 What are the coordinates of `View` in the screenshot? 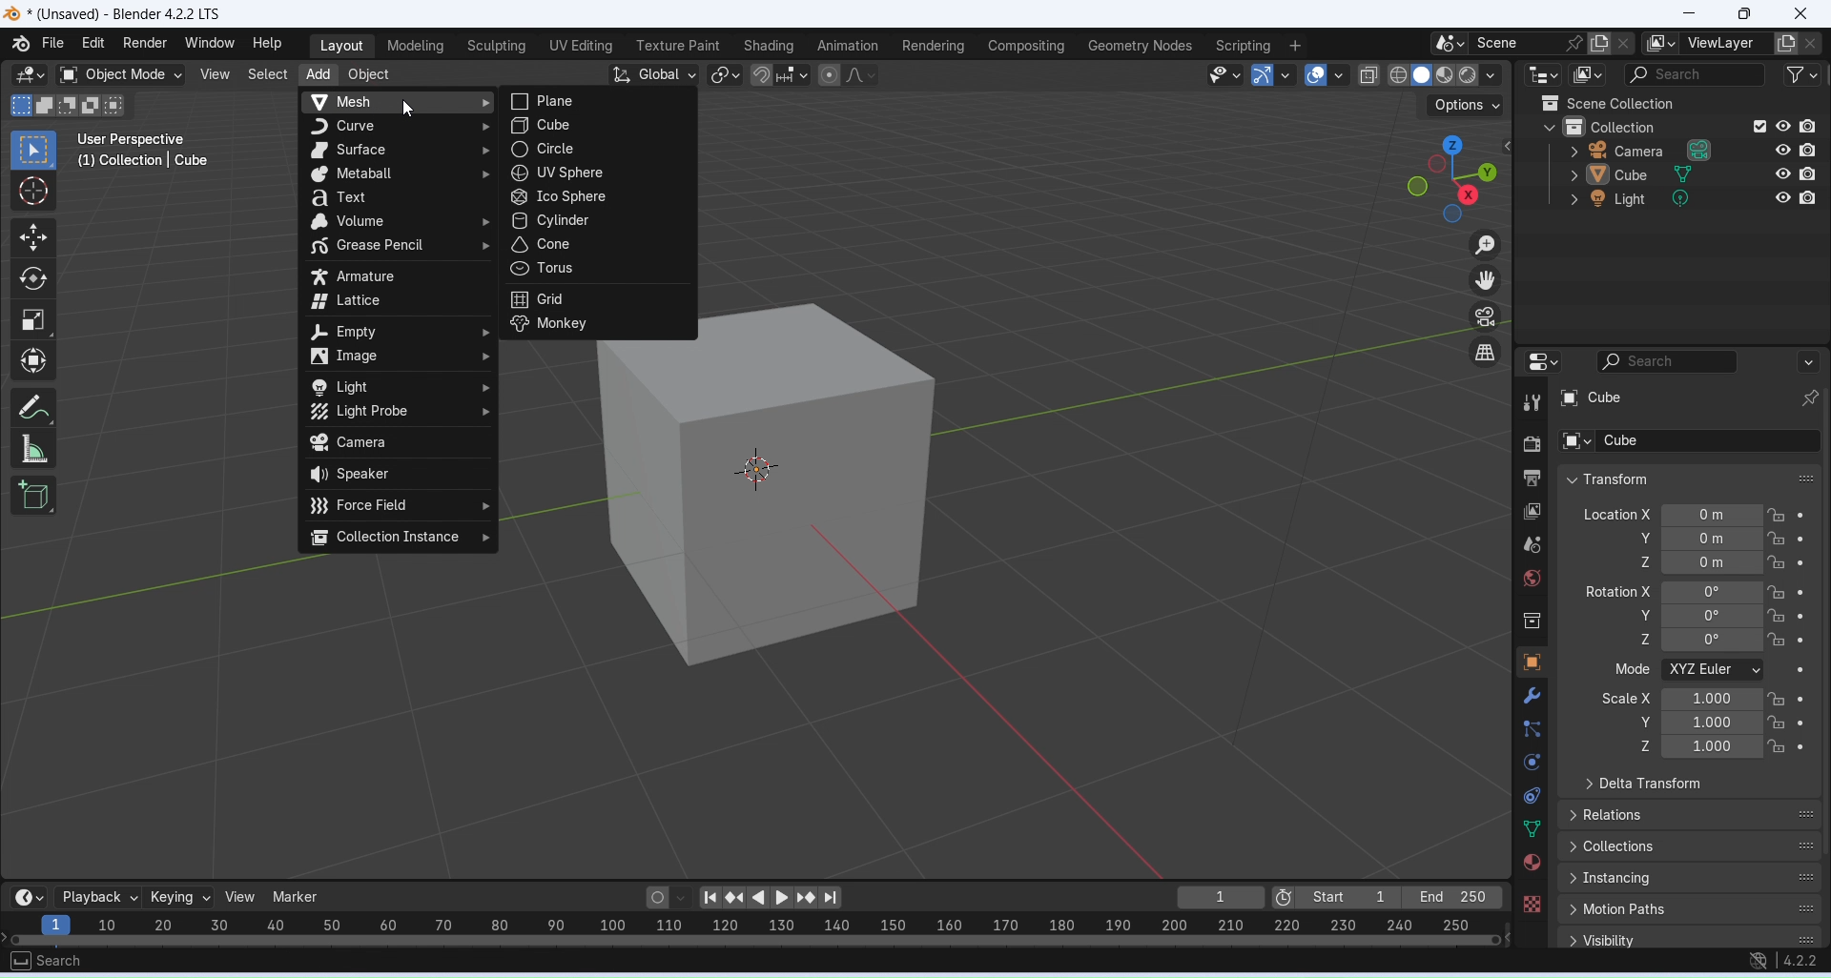 It's located at (216, 72).